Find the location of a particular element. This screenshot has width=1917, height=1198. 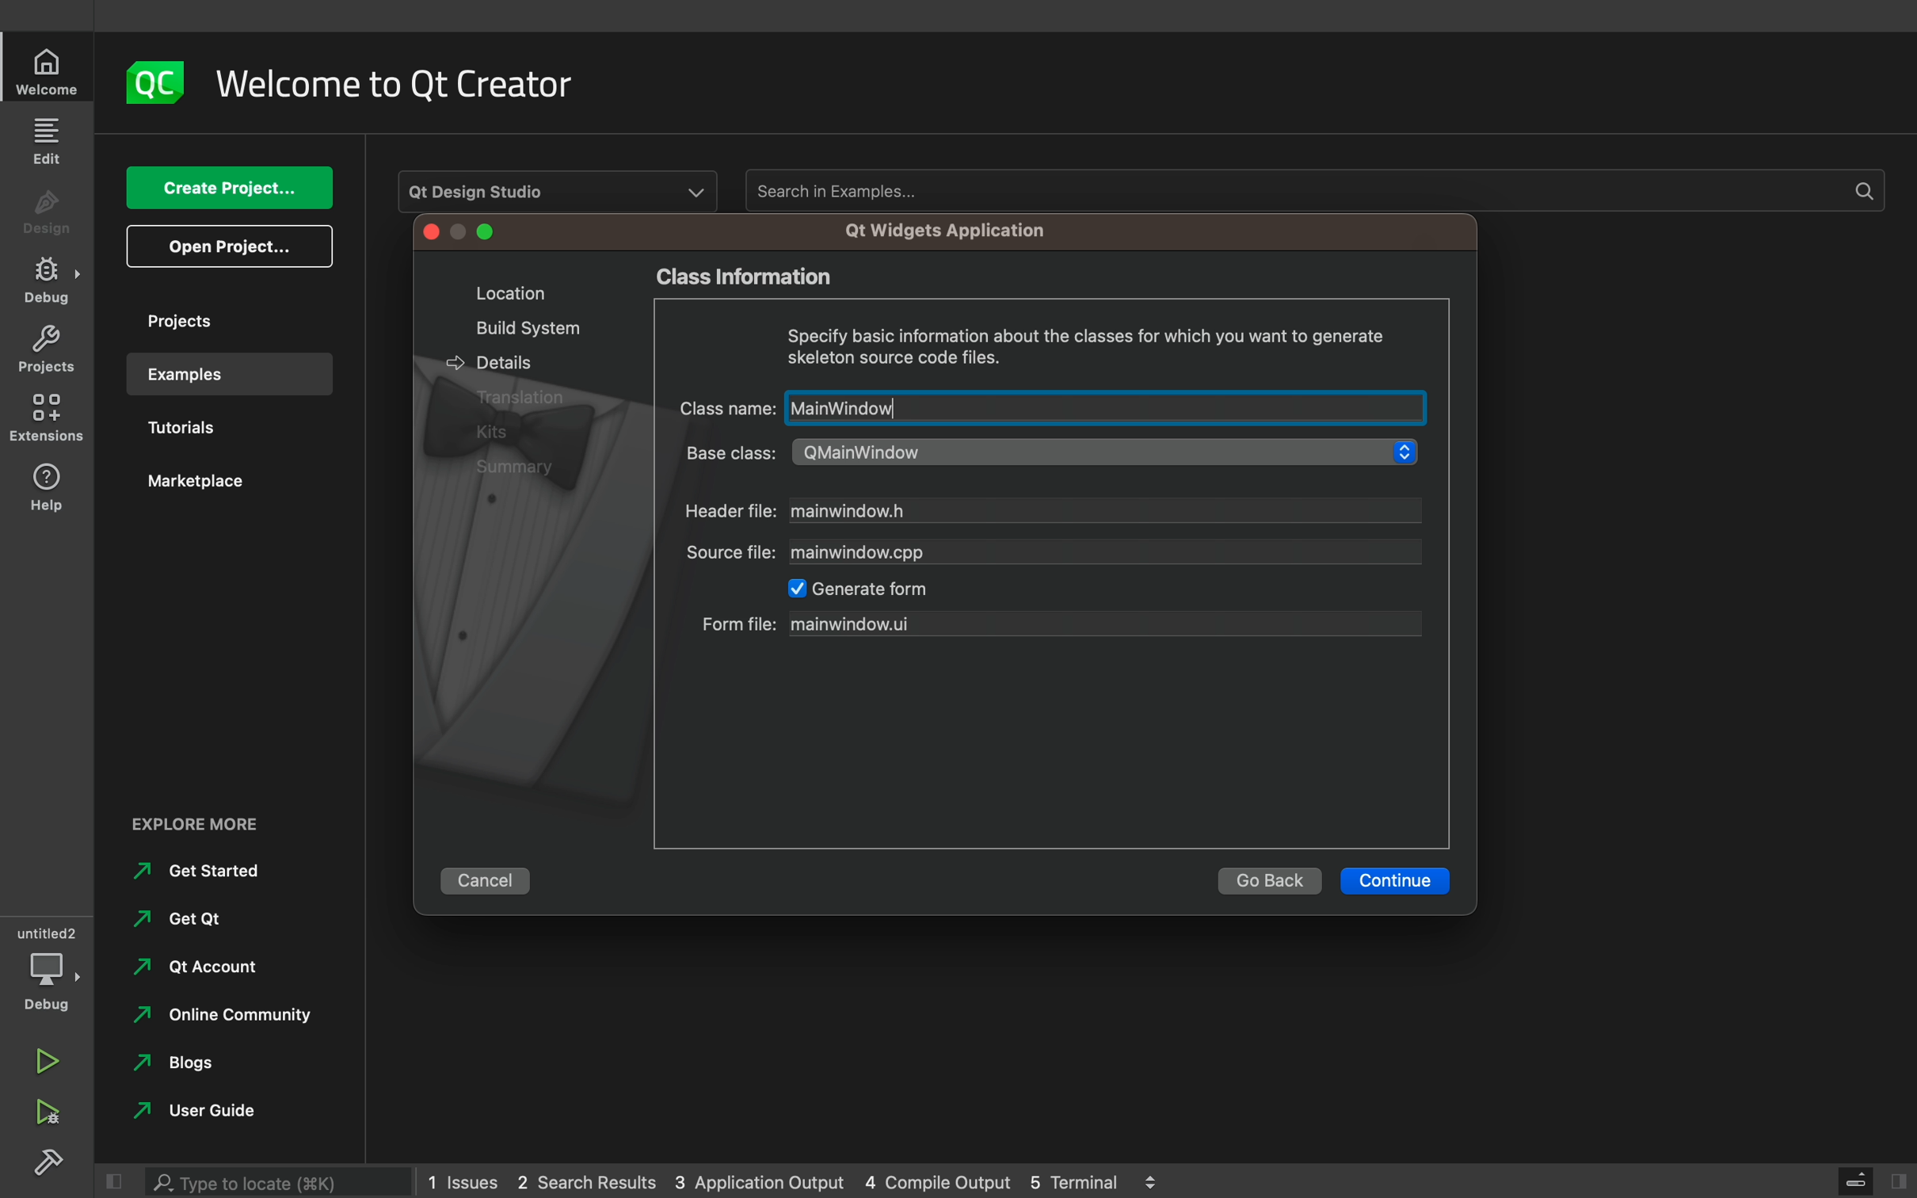

continue is located at coordinates (1397, 881).